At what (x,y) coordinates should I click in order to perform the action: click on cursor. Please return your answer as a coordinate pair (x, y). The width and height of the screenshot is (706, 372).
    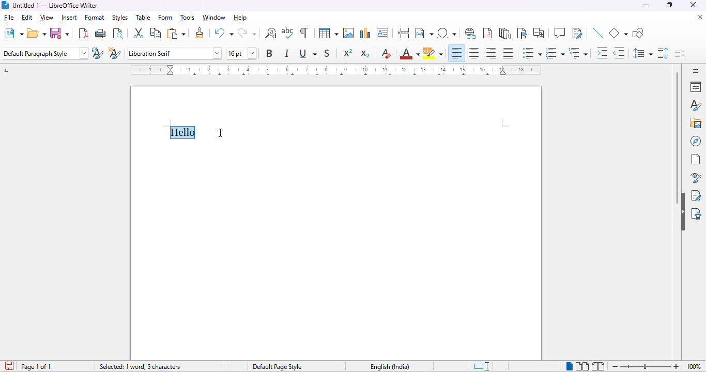
    Looking at the image, I should click on (221, 133).